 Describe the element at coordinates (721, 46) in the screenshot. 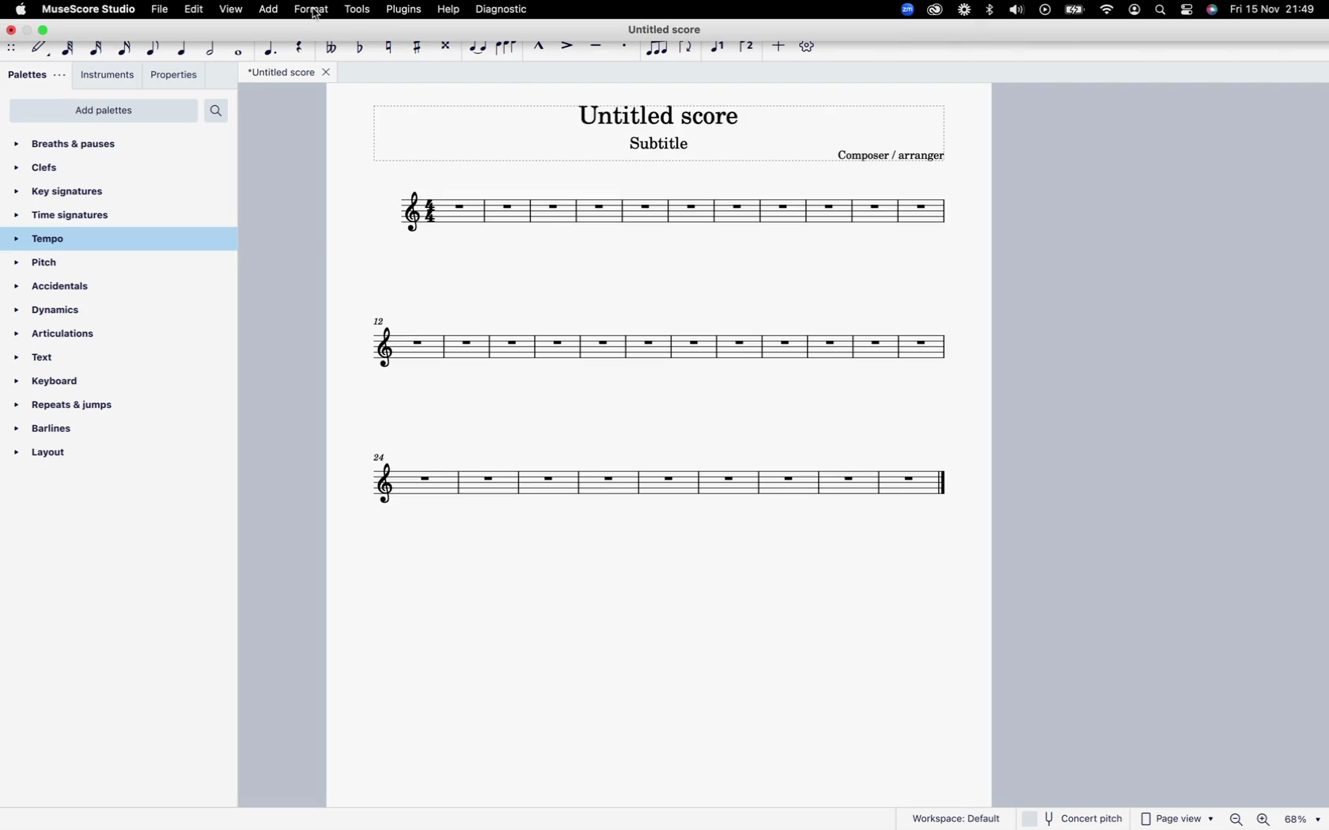

I see `voice 1` at that location.